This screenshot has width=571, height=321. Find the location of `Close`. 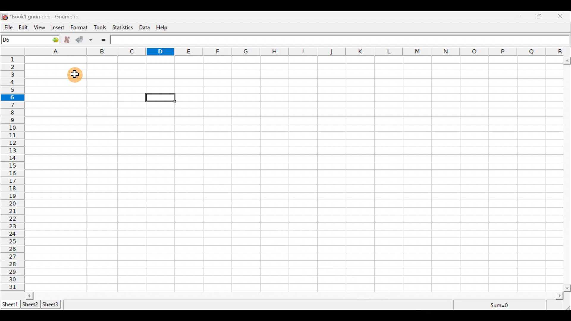

Close is located at coordinates (563, 16).